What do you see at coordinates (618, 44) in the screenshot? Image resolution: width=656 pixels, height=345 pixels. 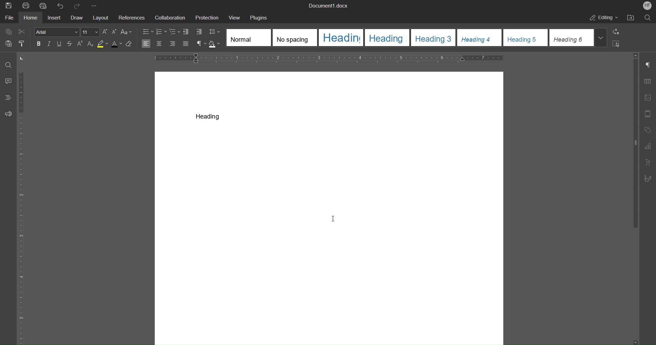 I see `Select All` at bounding box center [618, 44].